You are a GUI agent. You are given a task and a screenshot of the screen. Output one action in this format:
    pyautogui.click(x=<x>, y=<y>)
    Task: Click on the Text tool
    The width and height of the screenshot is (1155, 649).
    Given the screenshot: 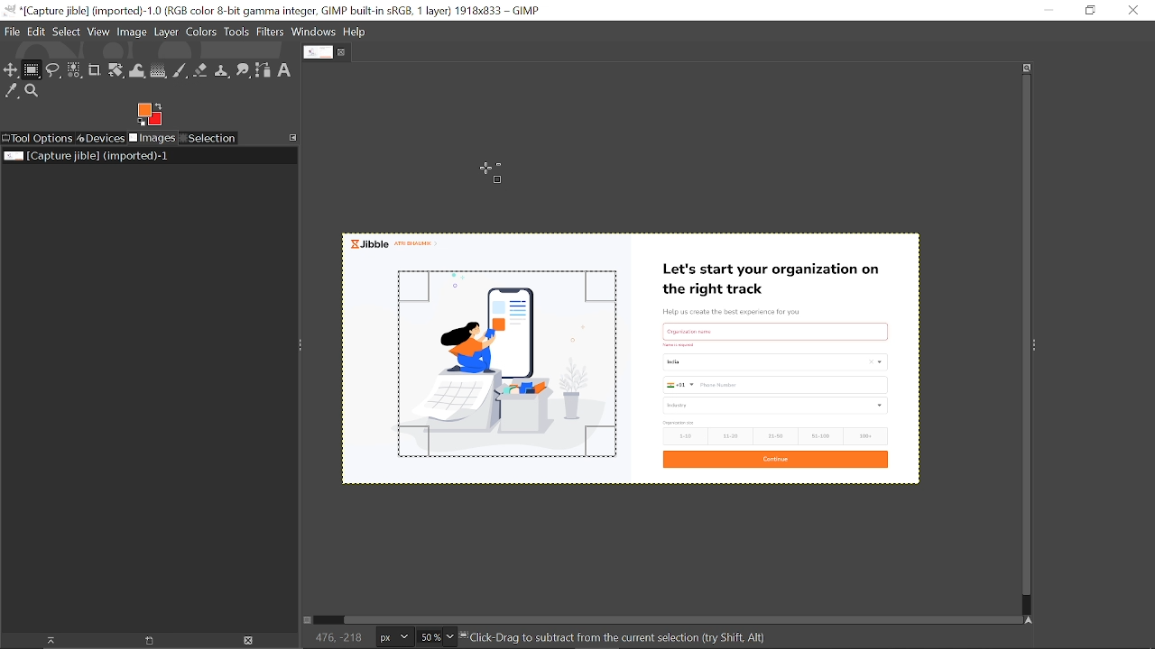 What is the action you would take?
    pyautogui.click(x=285, y=69)
    